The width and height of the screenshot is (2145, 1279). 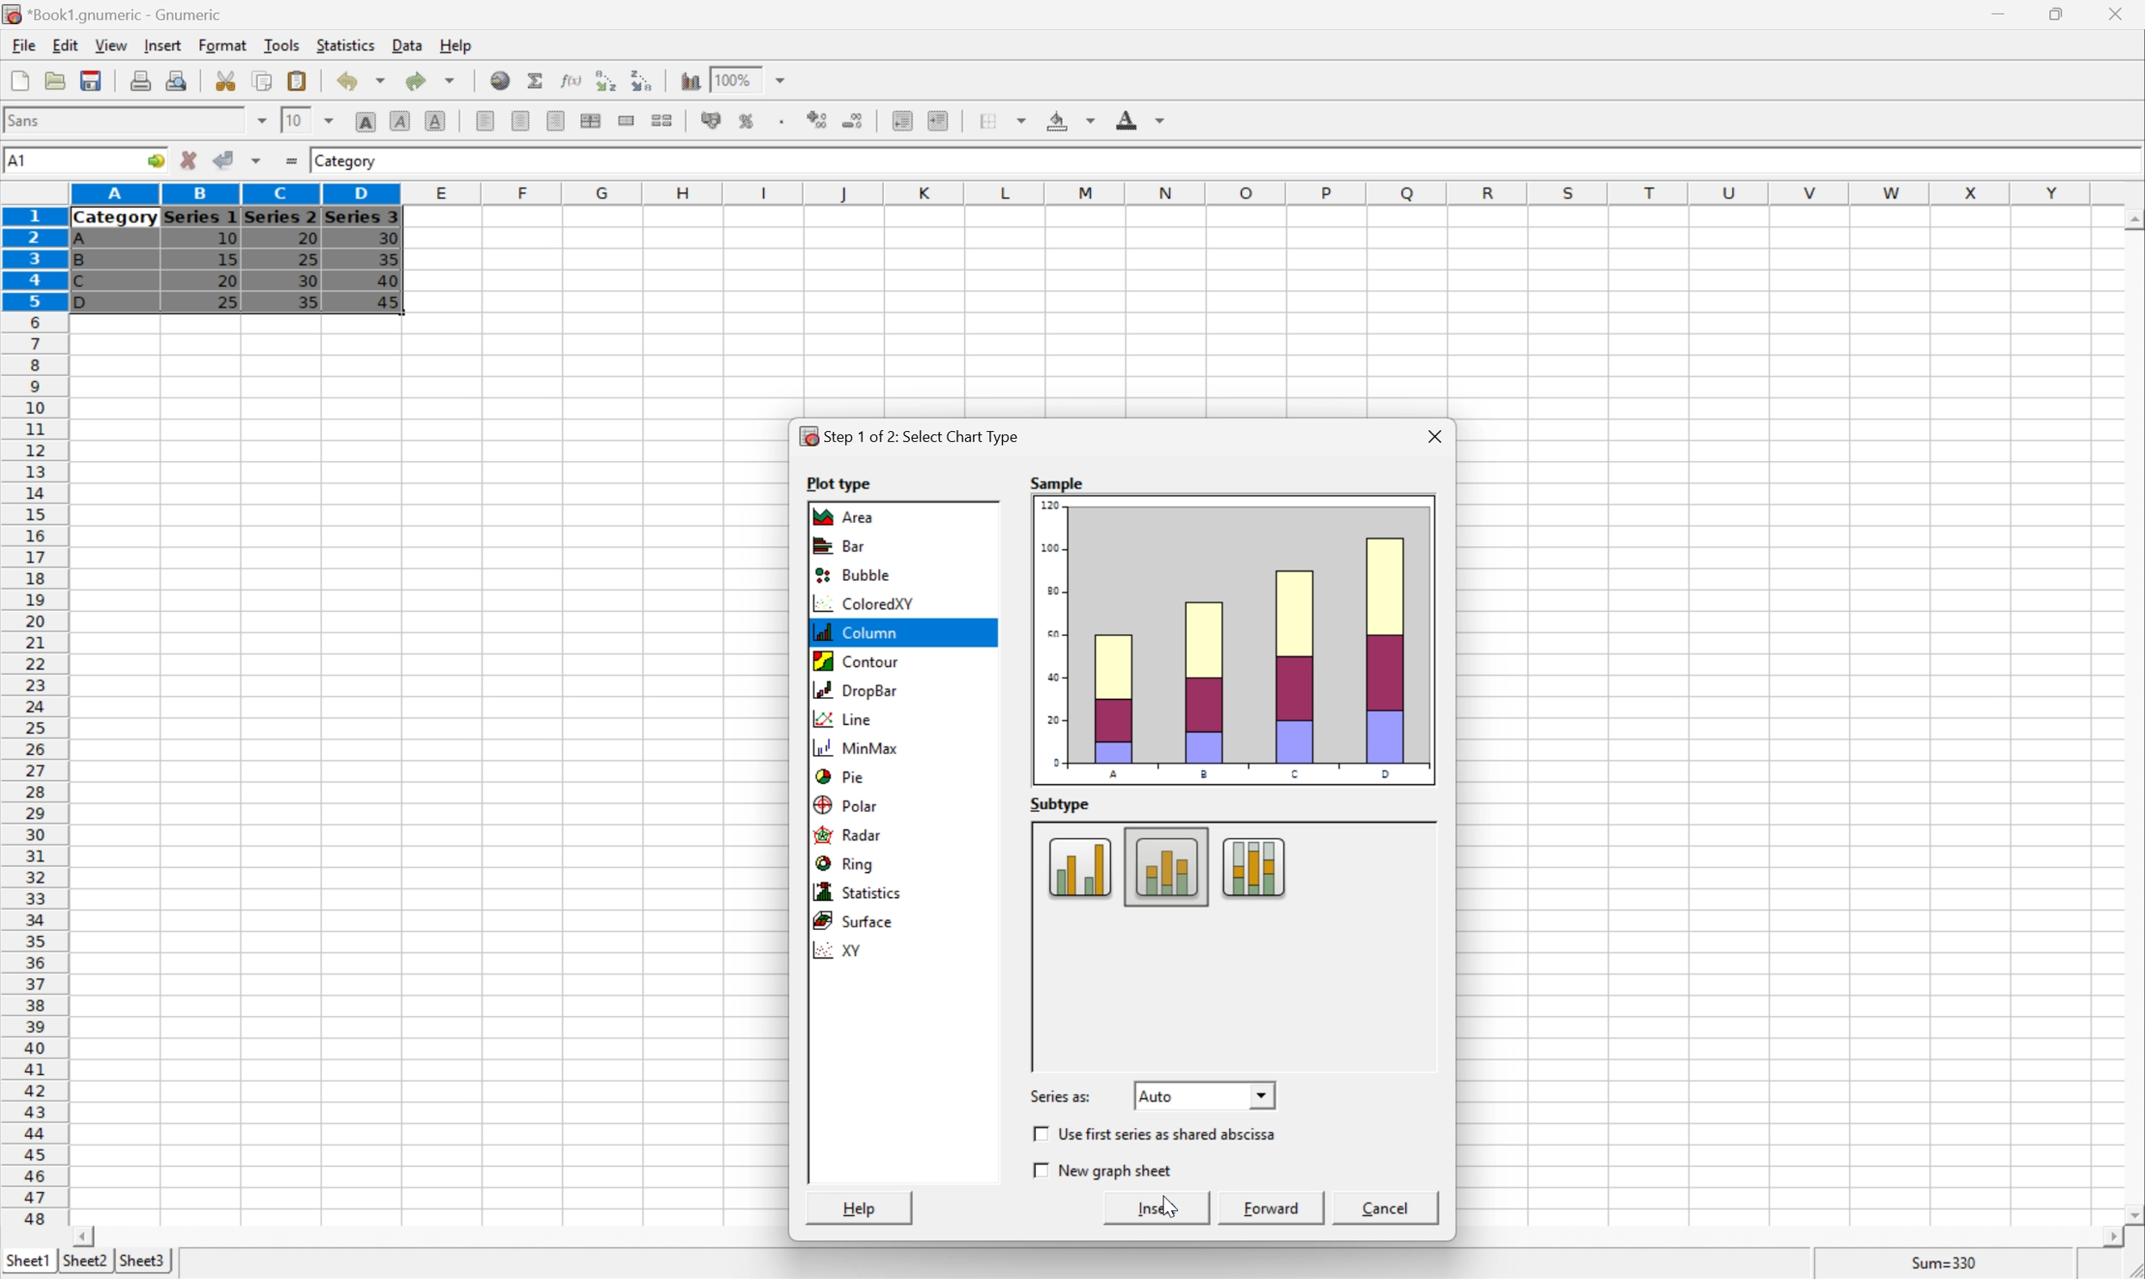 What do you see at coordinates (704, 119) in the screenshot?
I see `Format the selection as accounting` at bounding box center [704, 119].